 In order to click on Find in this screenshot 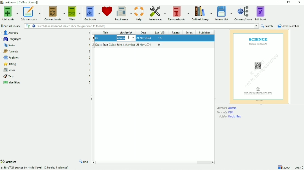, I will do `click(84, 162)`.